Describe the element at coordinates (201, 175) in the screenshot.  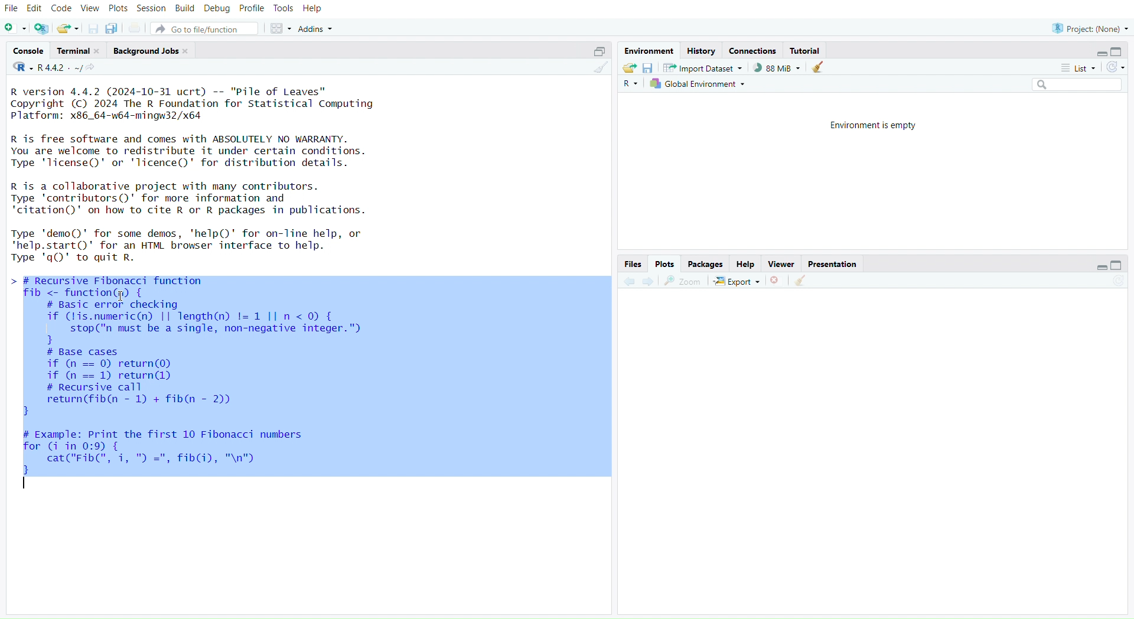
I see `R version 4.4.2 (2024-10-31 ucrt) -- "Pile of Leaves"
Copyright (C) 2024 The R Foundation for Statistical Computing
Platform: x86_64-w64-mingw32/x64
R is free software and comes with ABSOLUTELY NO WARRANTY.
You are welcome to redistribute it under certain conditions.
Type 'license()' or 'Ticence()' for distribution details.
R is a collaborative project with many contributors.
Type 'contributors()' for more information and
'citation()' on how to cite R or R packages in publications.
Type 'demo()' for some demos, 'help()' for on-line help, or
'help.start()' for an HTML browser interface to help.
Type 'qQ)' to quit R.
>

I` at that location.